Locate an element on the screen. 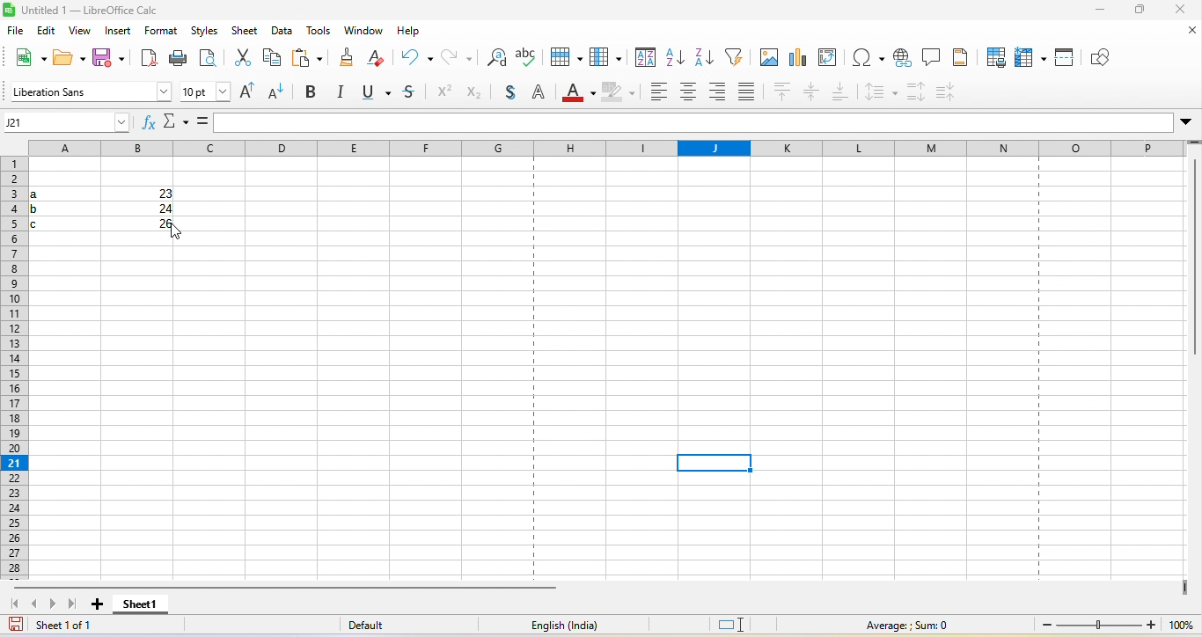 This screenshot has height=637, width=1202. center vertically is located at coordinates (811, 92).